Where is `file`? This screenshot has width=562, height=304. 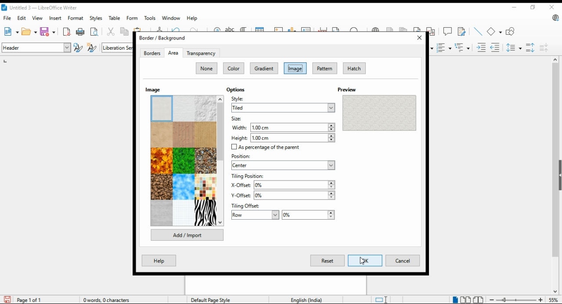
file is located at coordinates (7, 18).